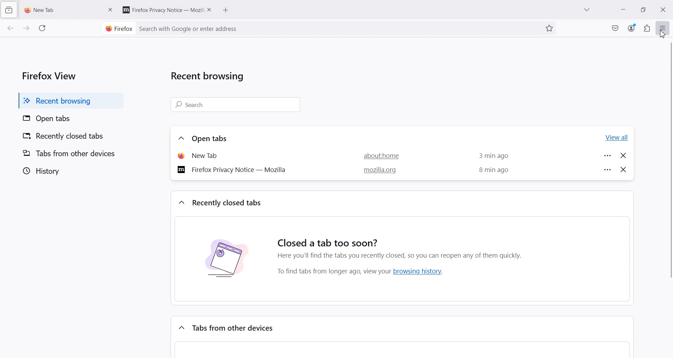  Describe the element at coordinates (237, 105) in the screenshot. I see `Search Recent Tabs` at that location.